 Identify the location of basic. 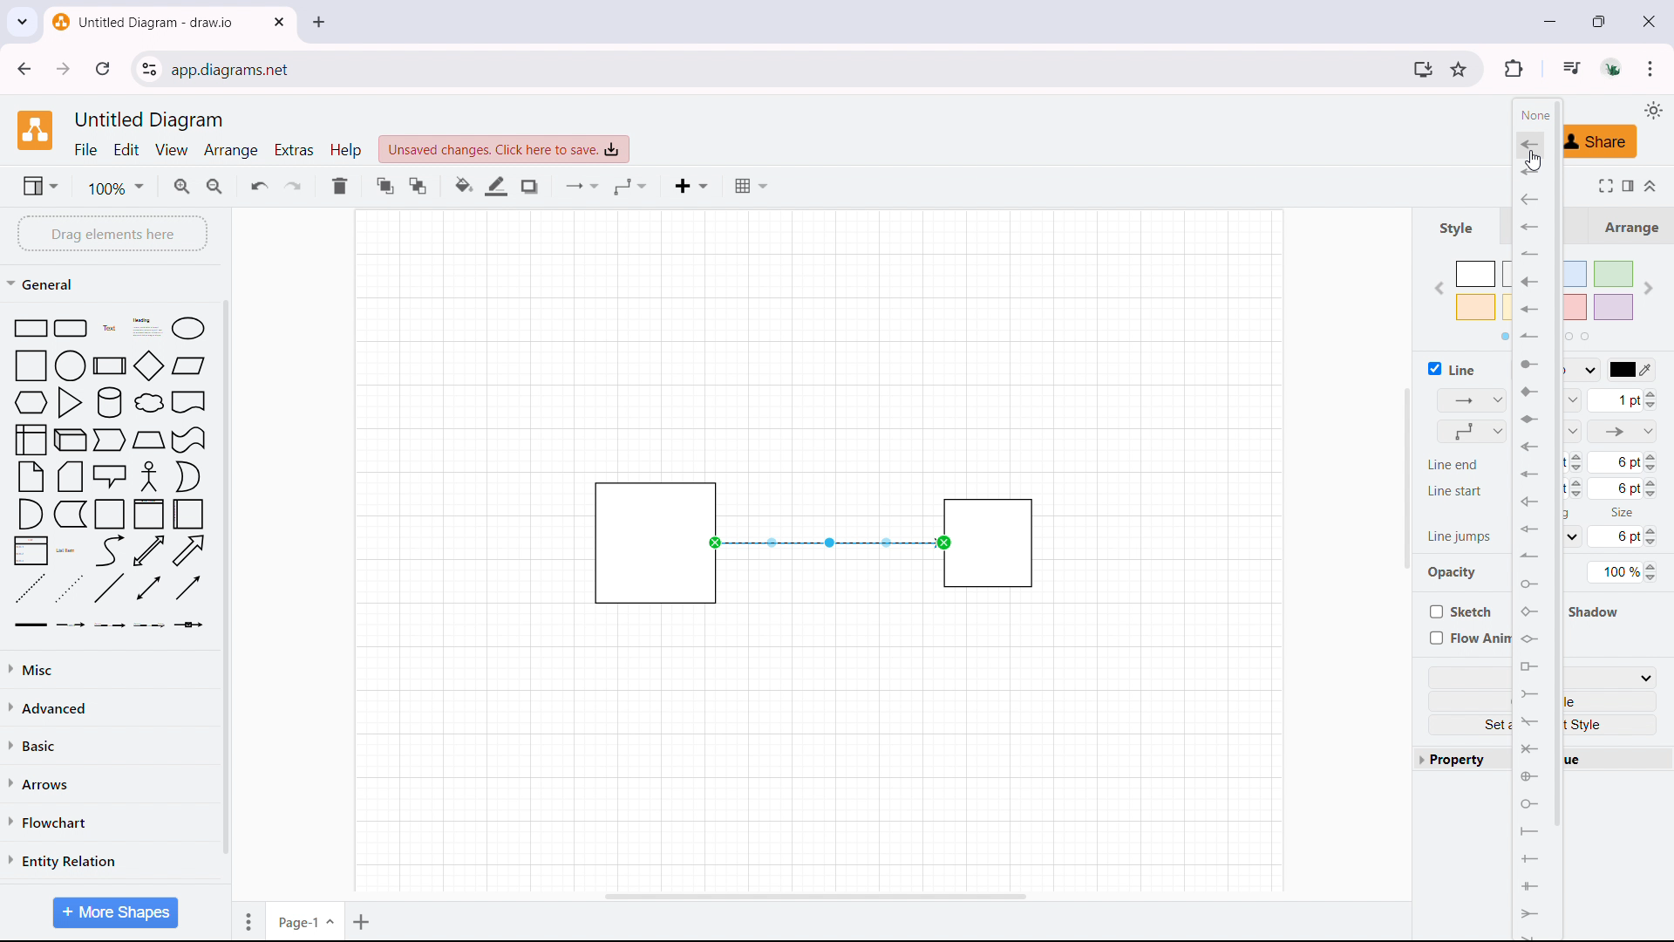
(112, 742).